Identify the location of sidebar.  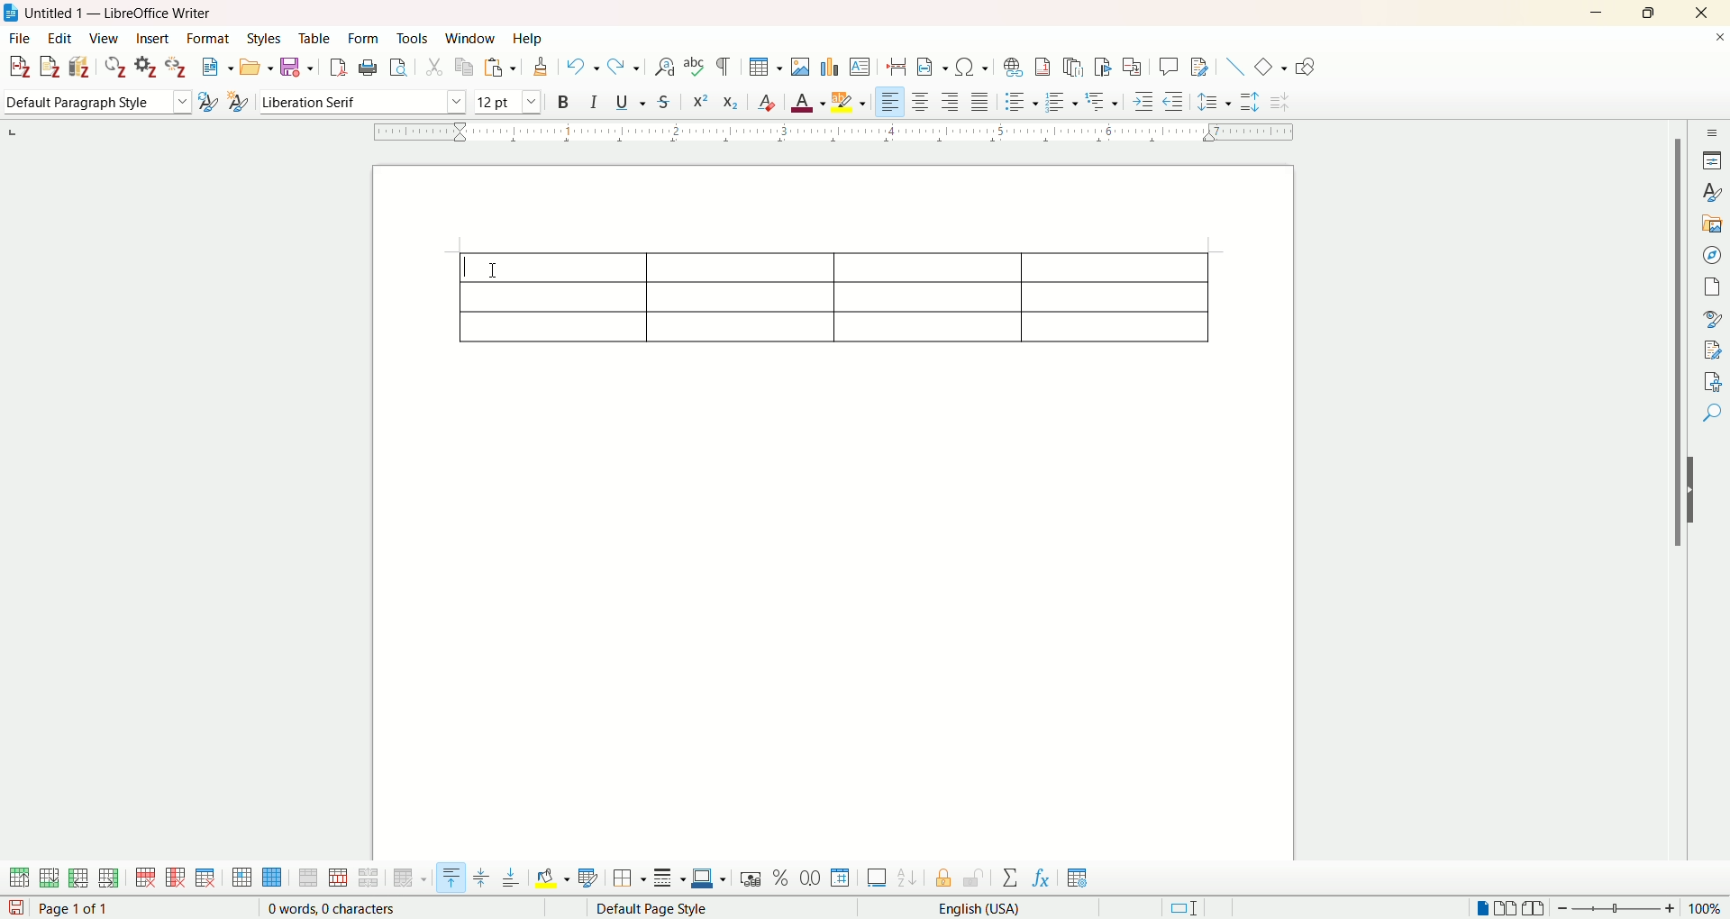
(1714, 134).